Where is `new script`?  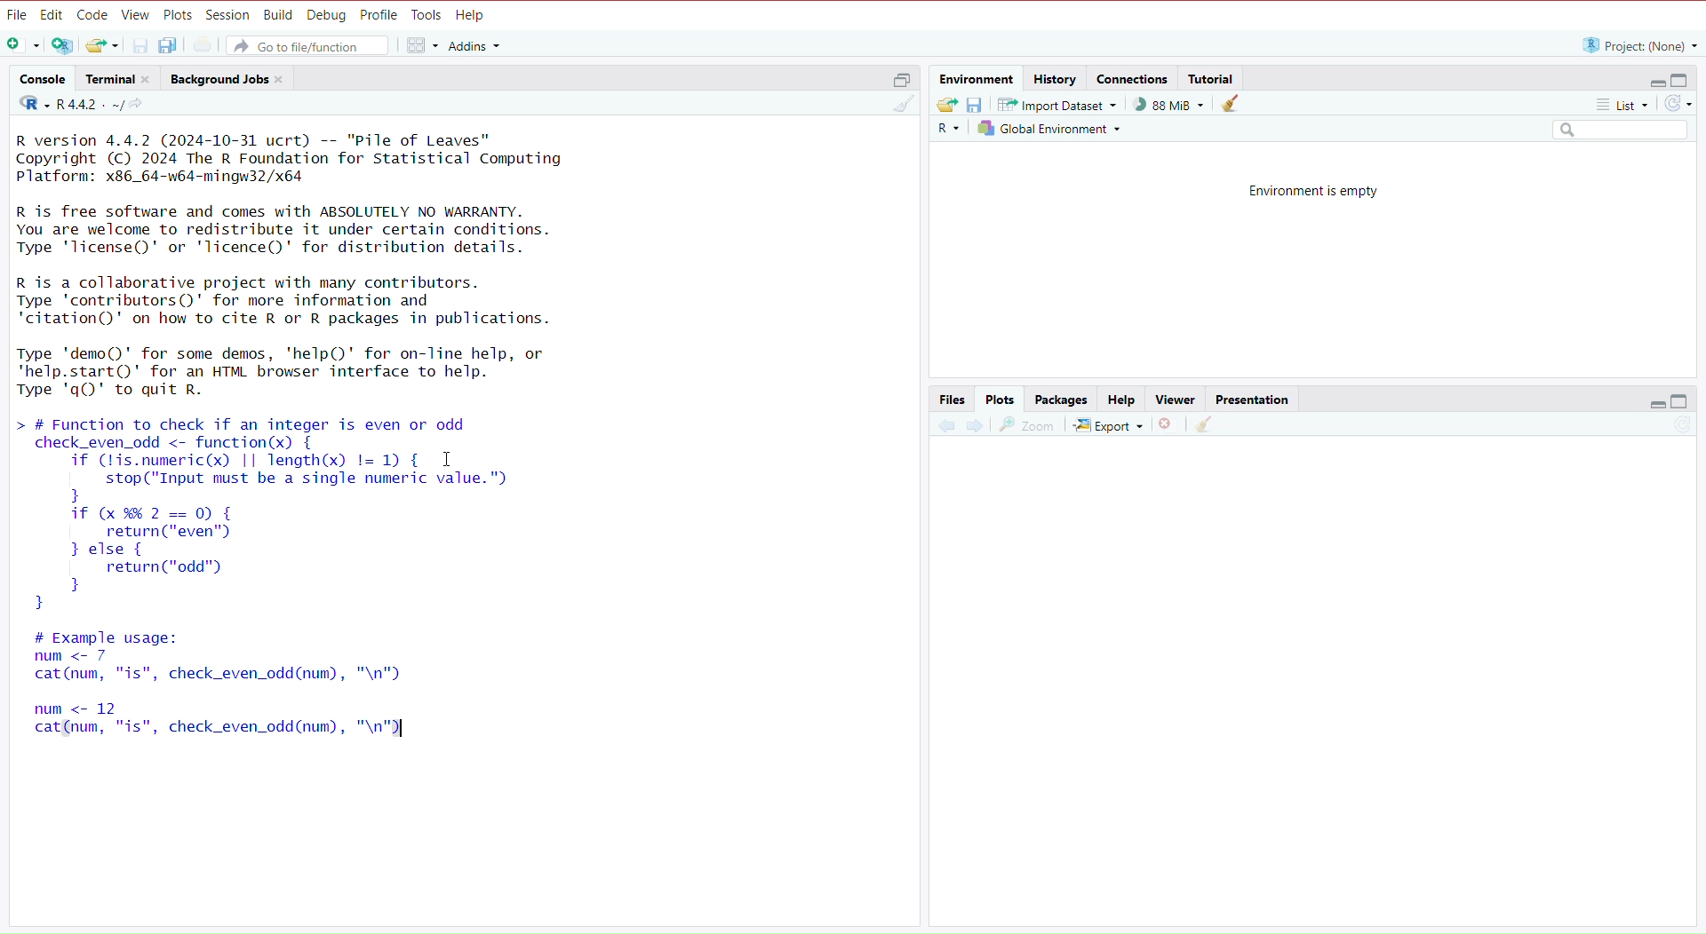 new script is located at coordinates (20, 46).